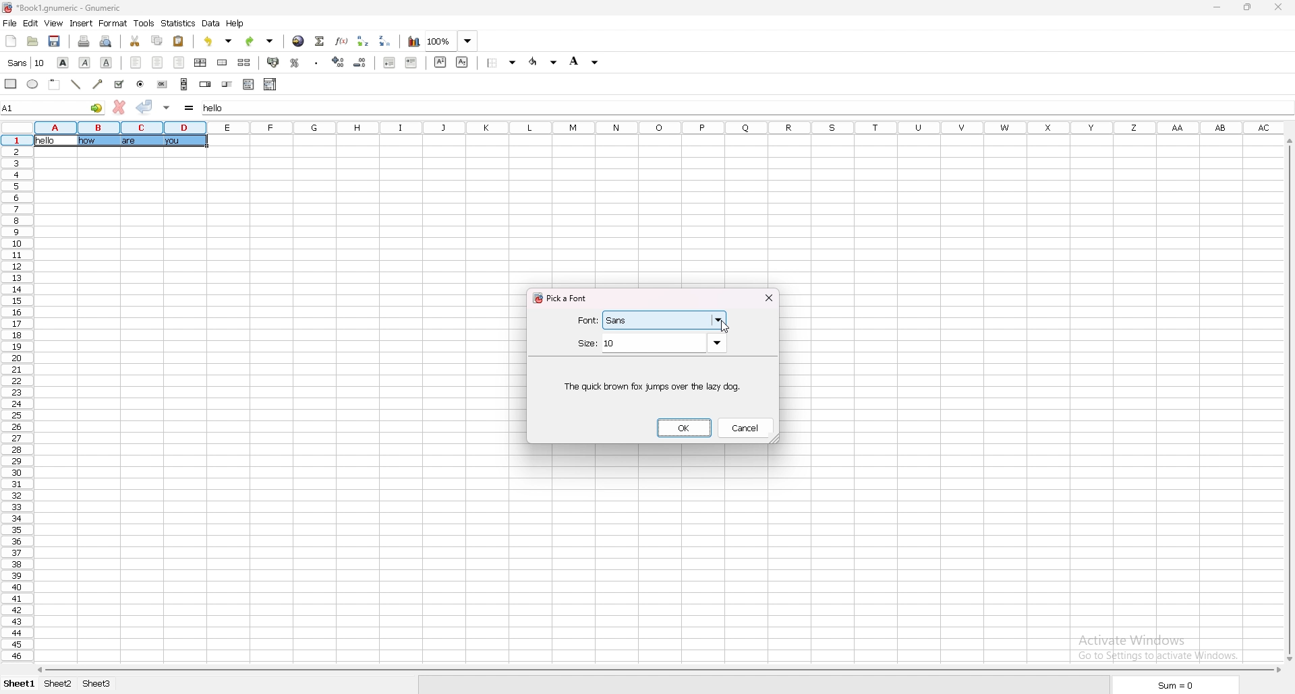 The image size is (1295, 694). Describe the element at coordinates (745, 428) in the screenshot. I see `cancel` at that location.